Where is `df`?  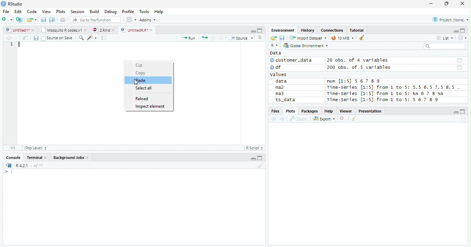 df is located at coordinates (278, 67).